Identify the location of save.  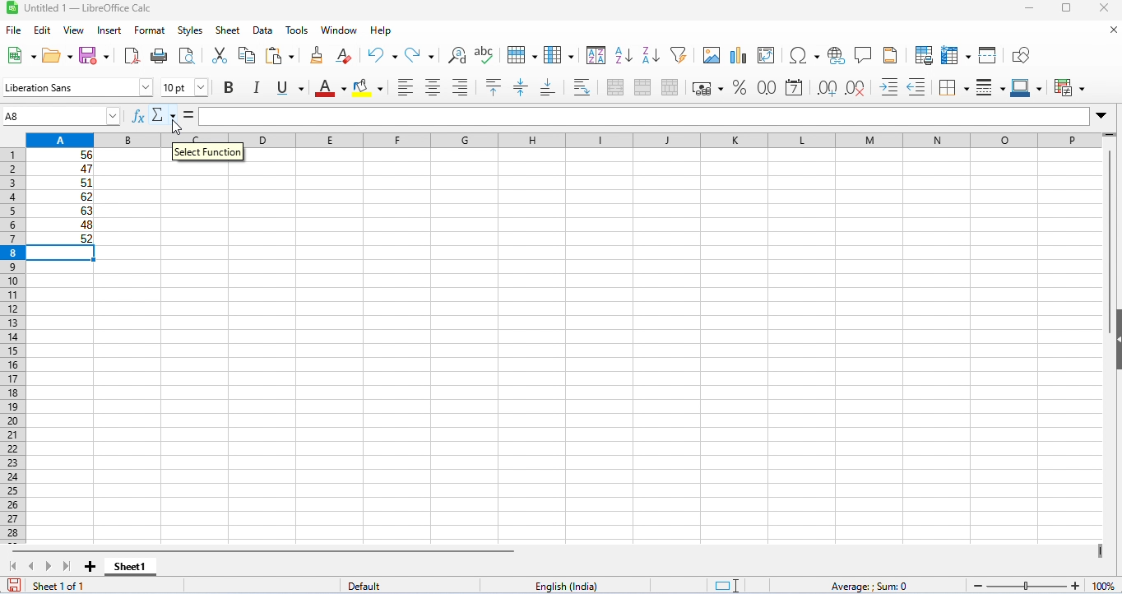
(11, 587).